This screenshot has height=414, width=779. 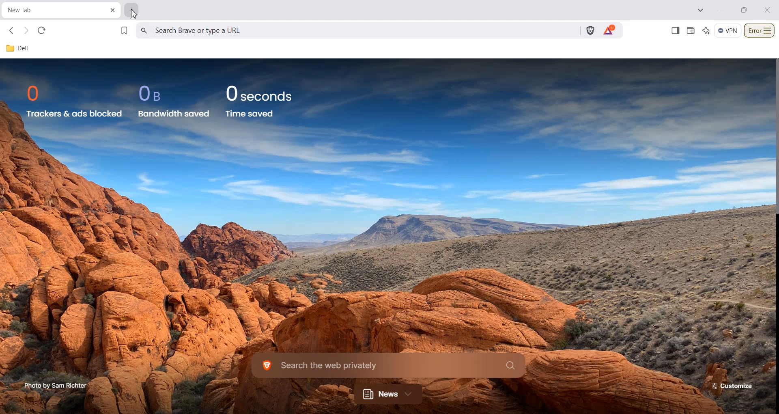 What do you see at coordinates (760, 31) in the screenshot?
I see `Customize and control brave` at bounding box center [760, 31].